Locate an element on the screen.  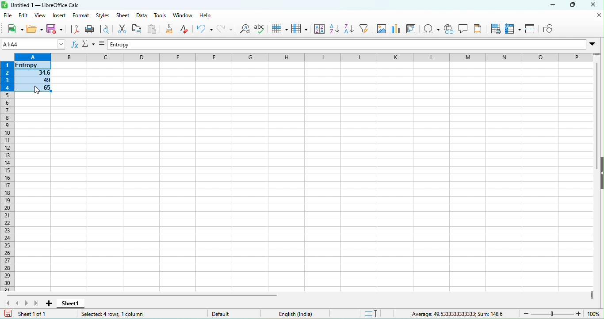
file is located at coordinates (7, 16).